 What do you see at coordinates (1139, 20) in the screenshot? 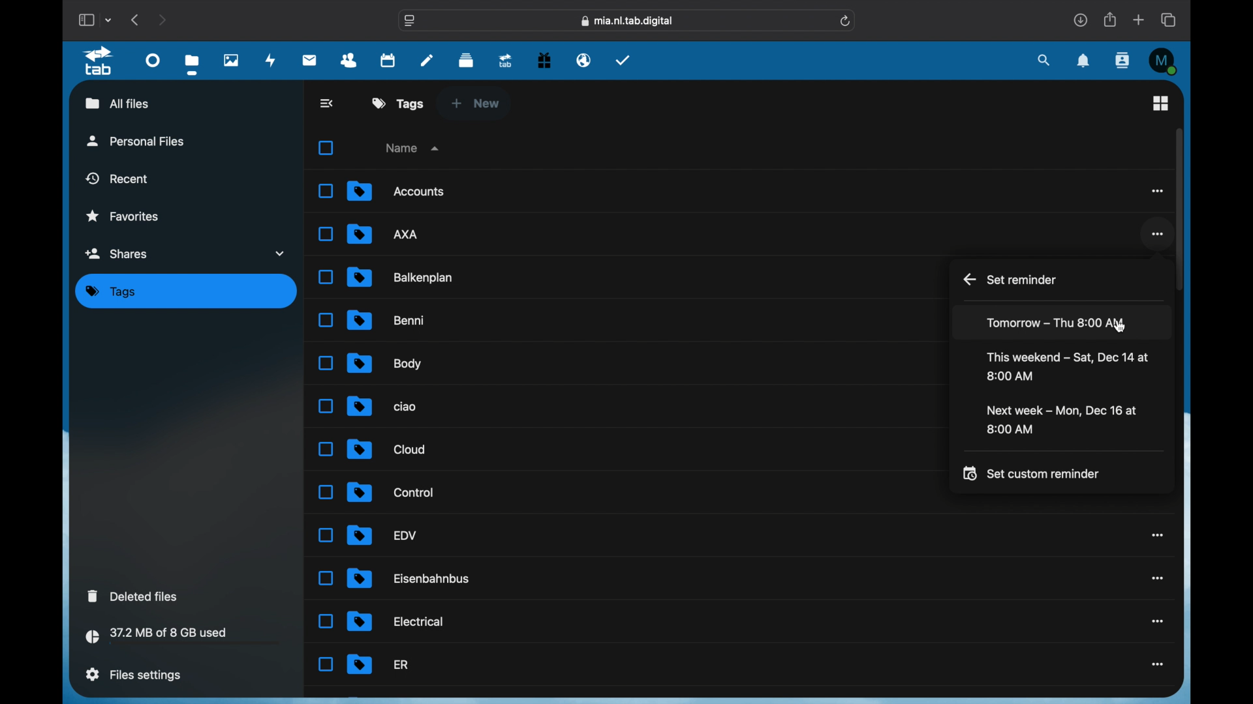
I see `new tab` at bounding box center [1139, 20].